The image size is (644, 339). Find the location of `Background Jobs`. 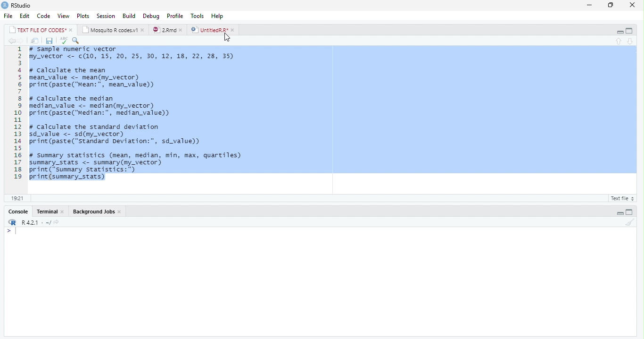

Background Jobs is located at coordinates (94, 212).